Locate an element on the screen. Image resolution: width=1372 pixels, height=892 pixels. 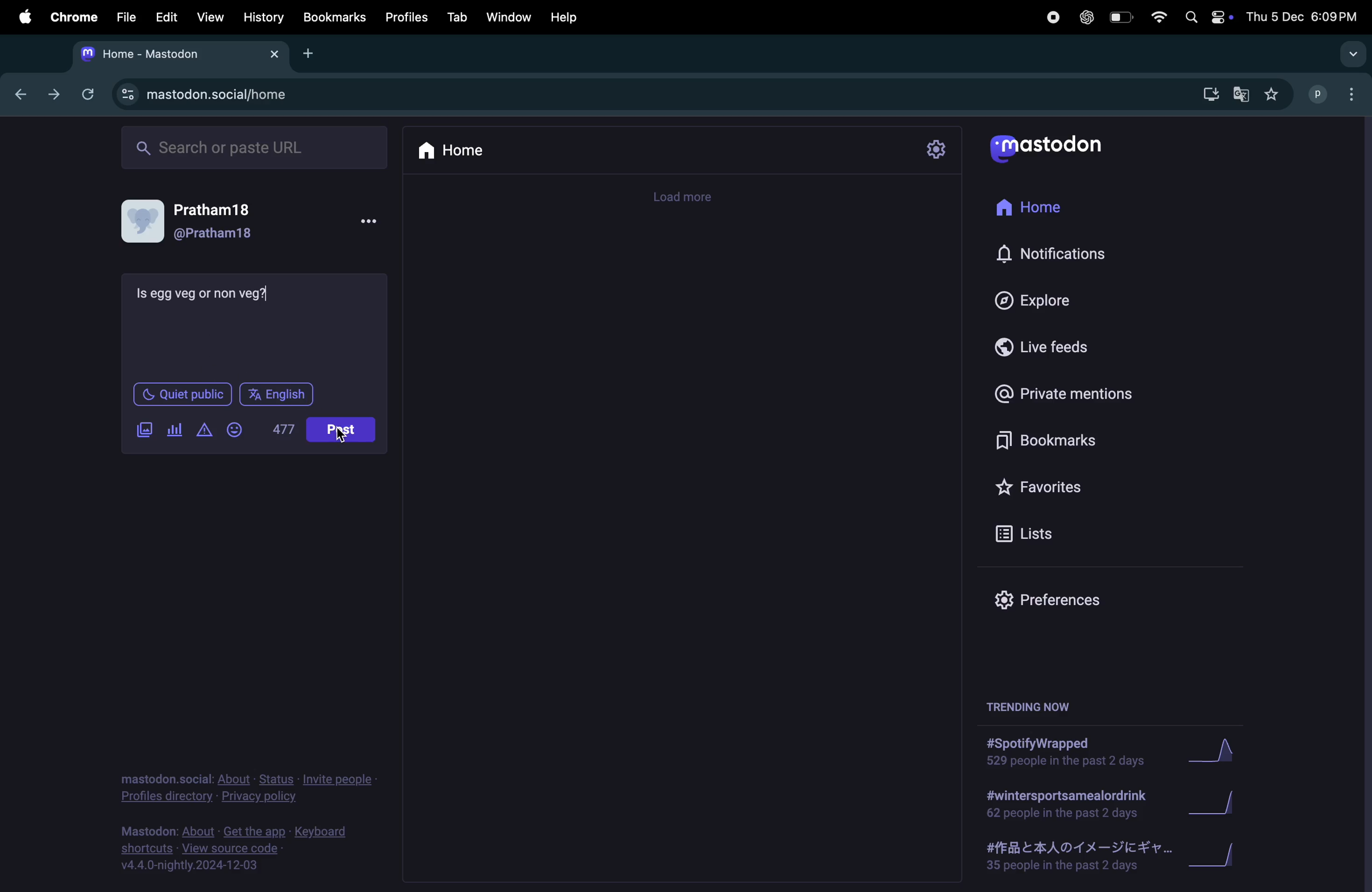
user profile is located at coordinates (1336, 93).